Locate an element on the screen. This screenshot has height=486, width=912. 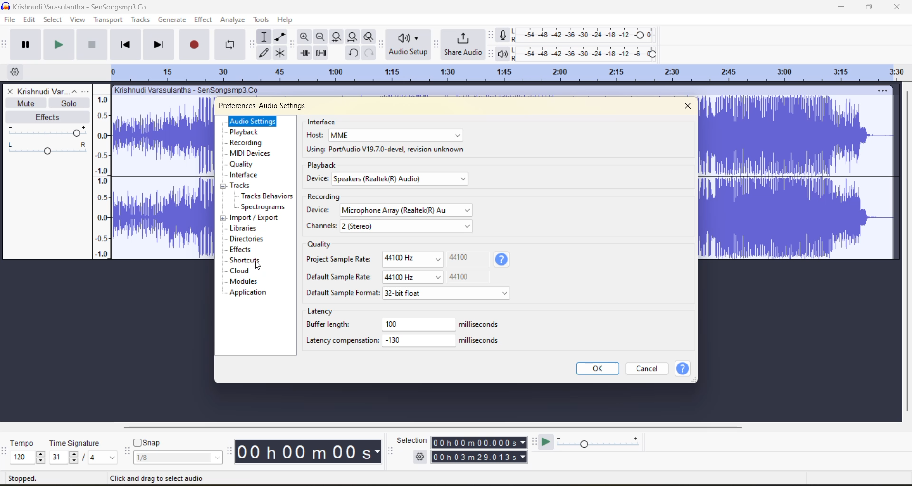
time signature is located at coordinates (84, 452).